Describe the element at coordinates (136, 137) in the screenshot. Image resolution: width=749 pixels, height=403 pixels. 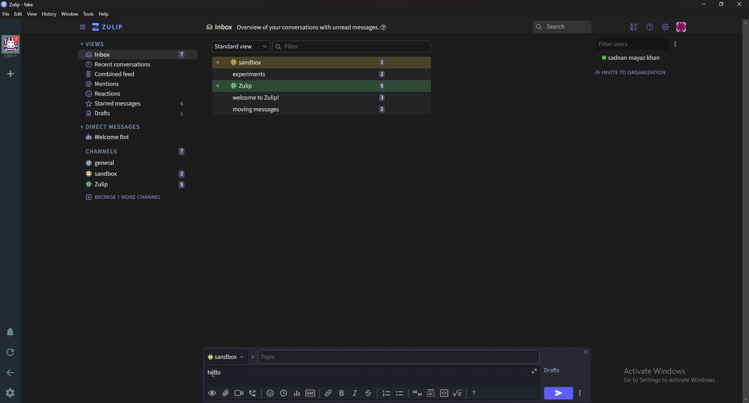
I see `Welcome bot` at that location.